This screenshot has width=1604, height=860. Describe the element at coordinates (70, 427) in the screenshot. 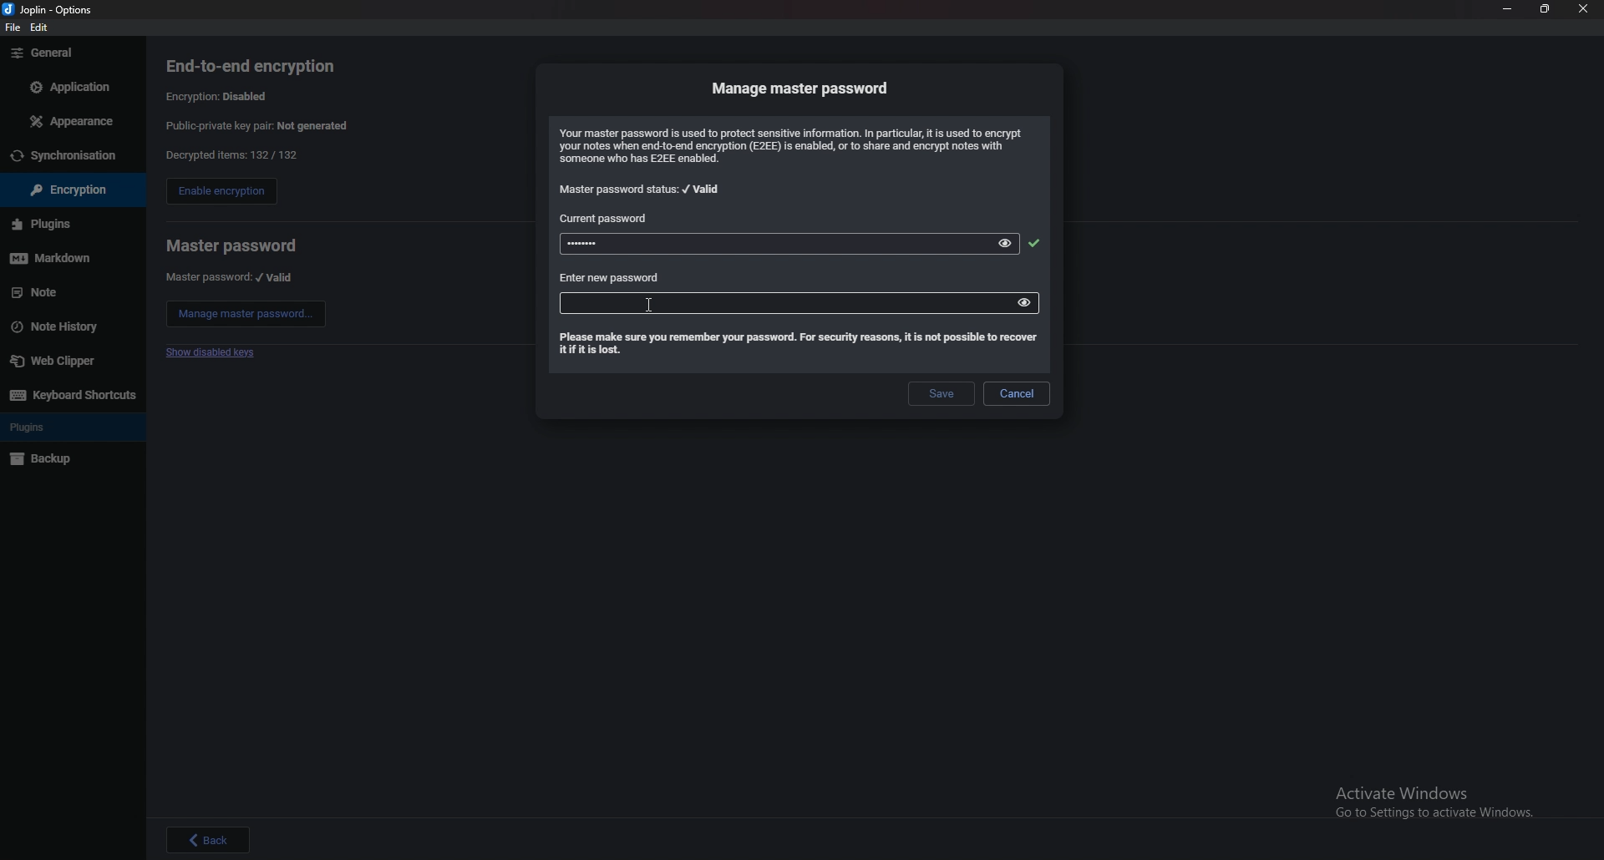

I see `plugins` at that location.